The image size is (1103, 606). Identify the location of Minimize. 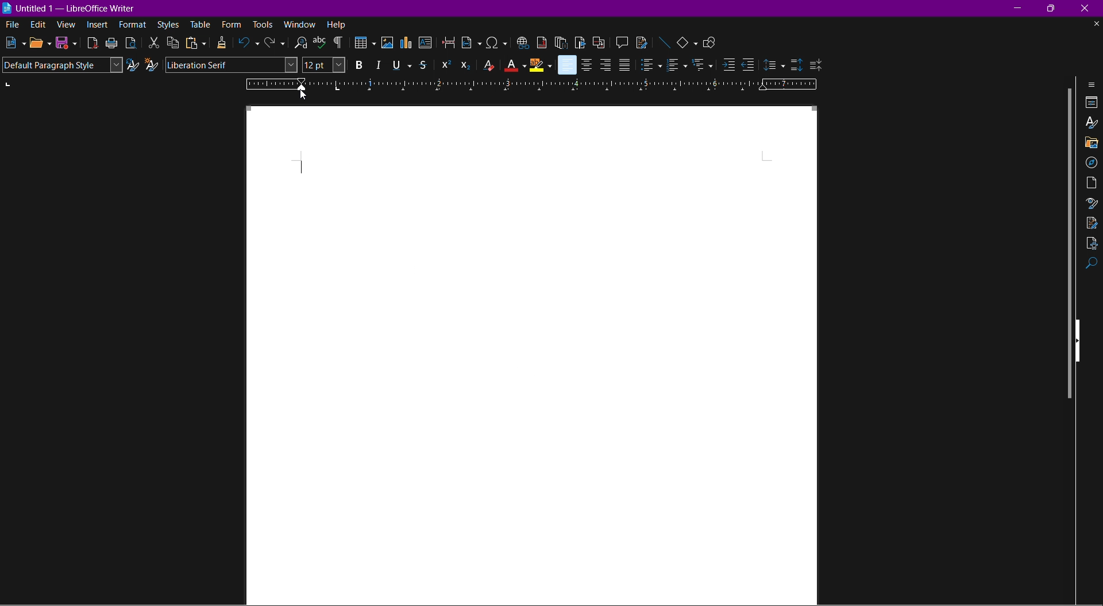
(1020, 7).